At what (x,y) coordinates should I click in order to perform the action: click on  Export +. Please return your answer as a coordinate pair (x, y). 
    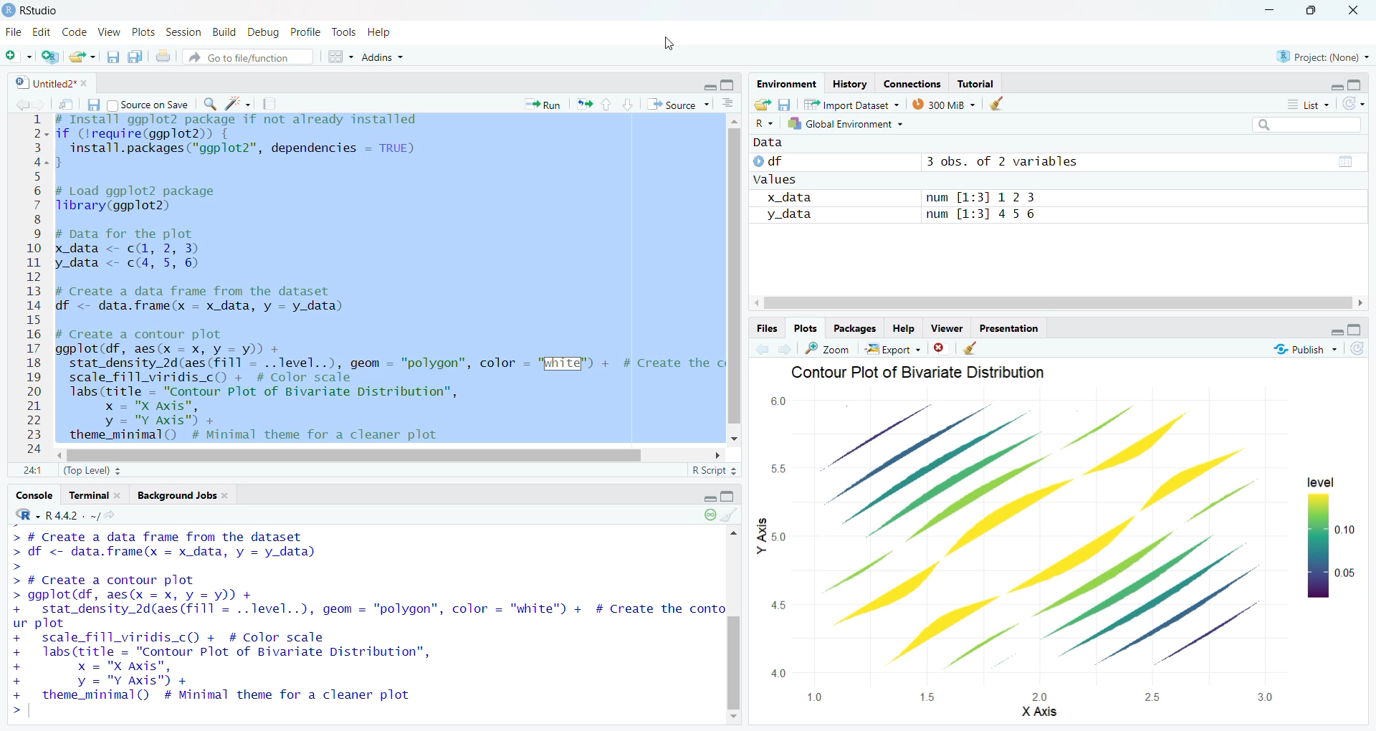
    Looking at the image, I should click on (893, 349).